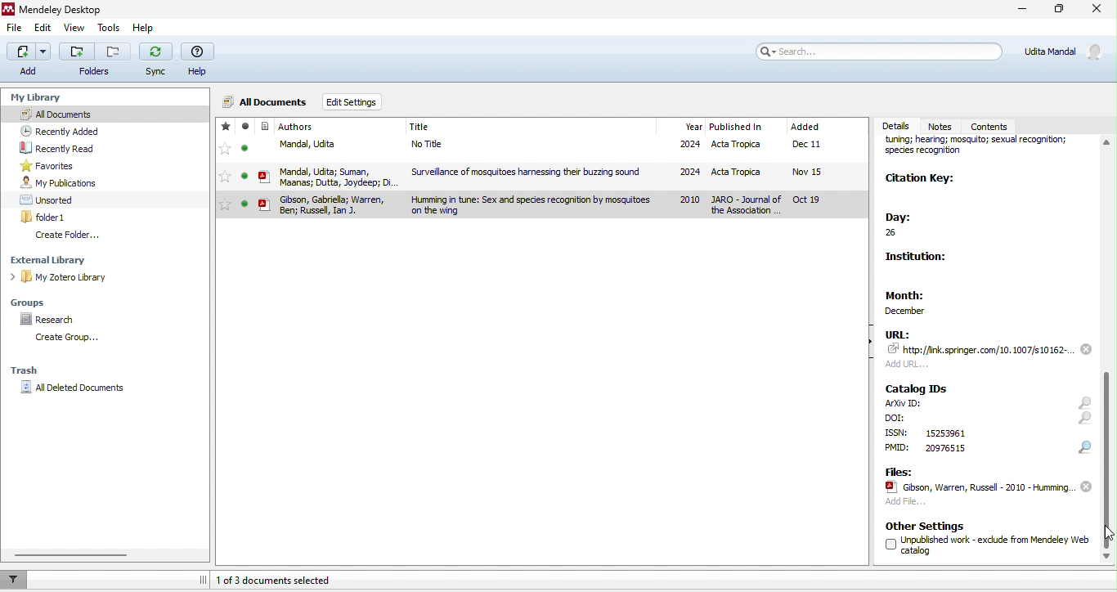 This screenshot has width=1117, height=592. What do you see at coordinates (60, 148) in the screenshot?
I see `recently read` at bounding box center [60, 148].